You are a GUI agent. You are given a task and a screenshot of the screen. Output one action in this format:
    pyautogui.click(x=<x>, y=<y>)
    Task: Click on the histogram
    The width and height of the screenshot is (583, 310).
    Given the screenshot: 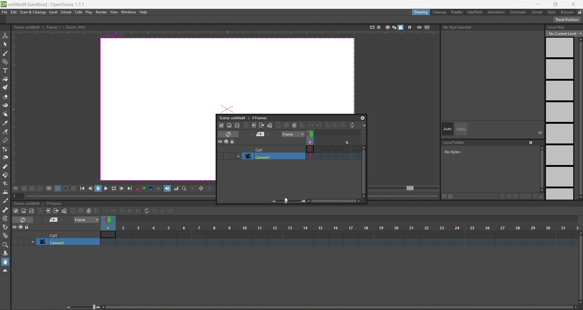 What is the action you would take?
    pyautogui.click(x=177, y=189)
    